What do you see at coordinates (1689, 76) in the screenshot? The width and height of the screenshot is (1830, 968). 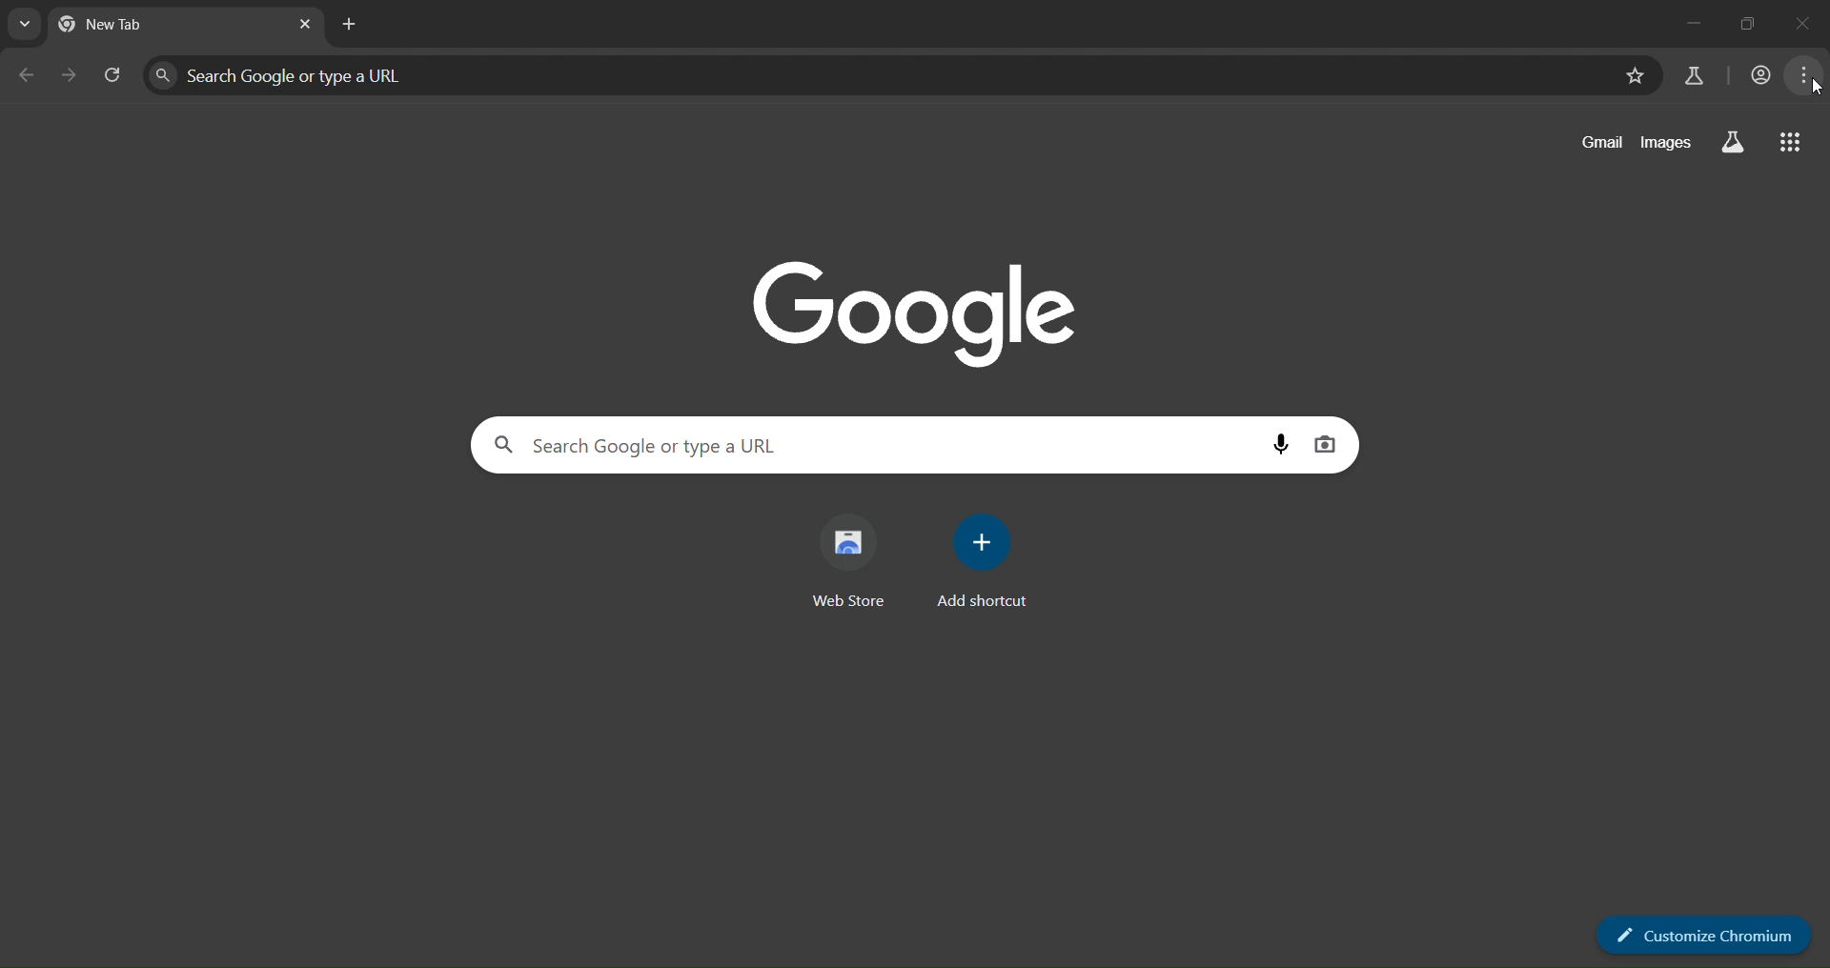 I see `search labs` at bounding box center [1689, 76].